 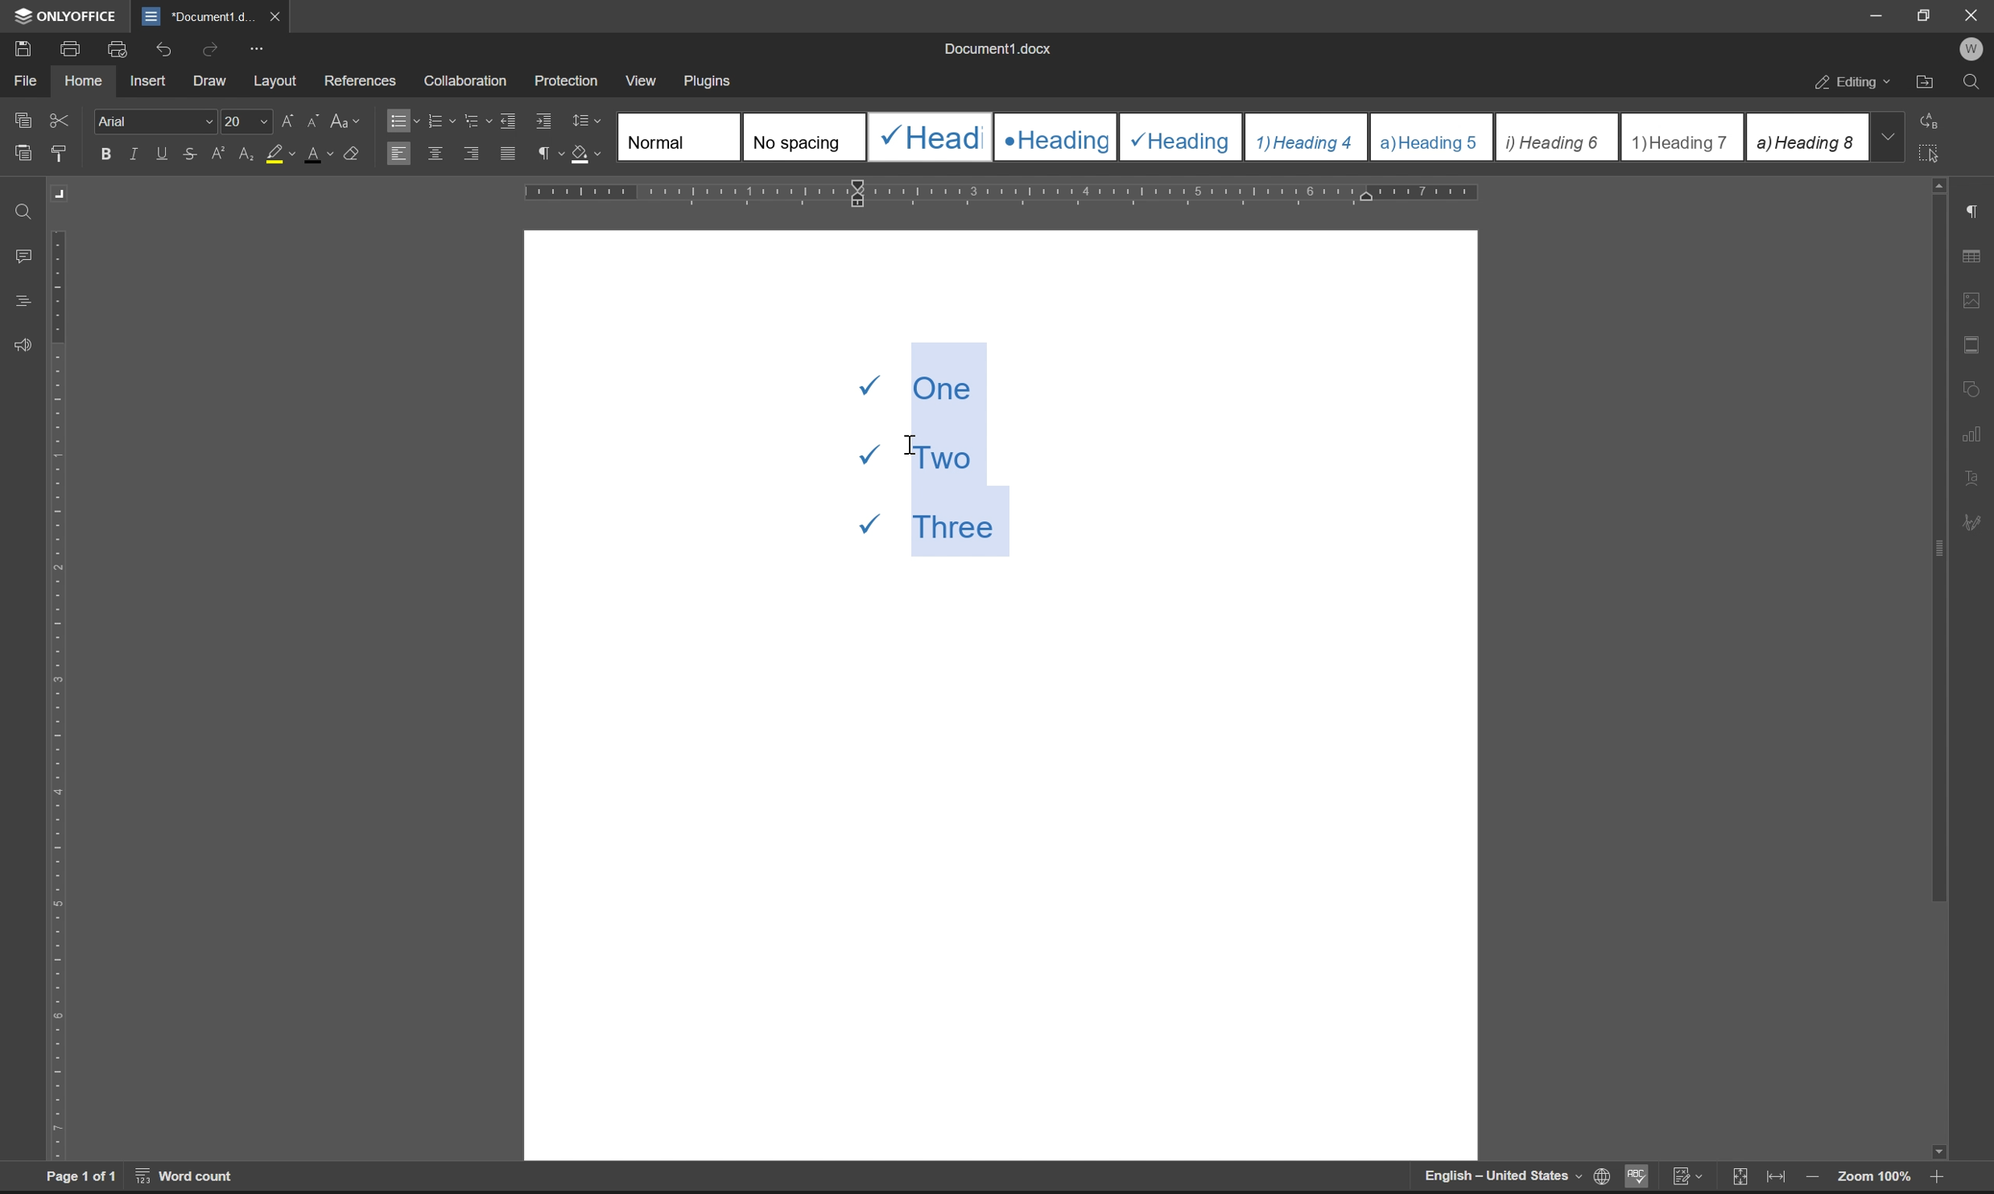 What do you see at coordinates (803, 137) in the screenshot?
I see `No spacing` at bounding box center [803, 137].